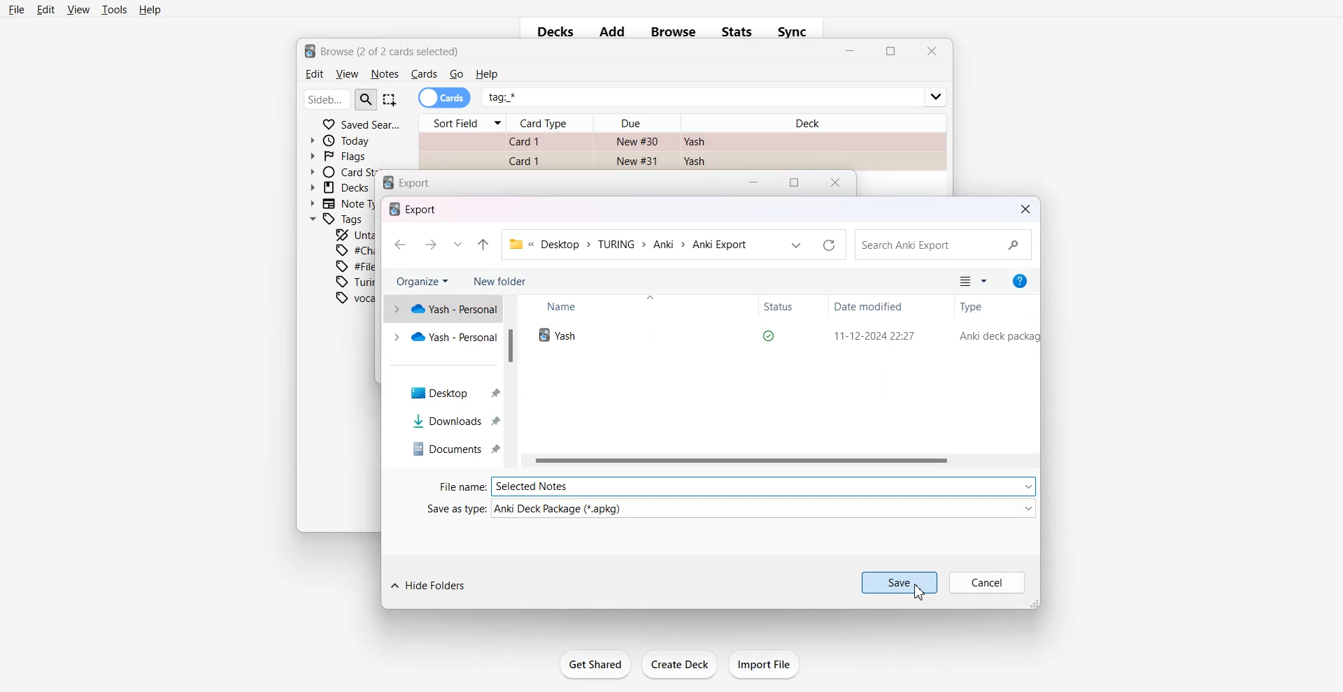 This screenshot has width=1343, height=692. What do you see at coordinates (17, 9) in the screenshot?
I see `File` at bounding box center [17, 9].